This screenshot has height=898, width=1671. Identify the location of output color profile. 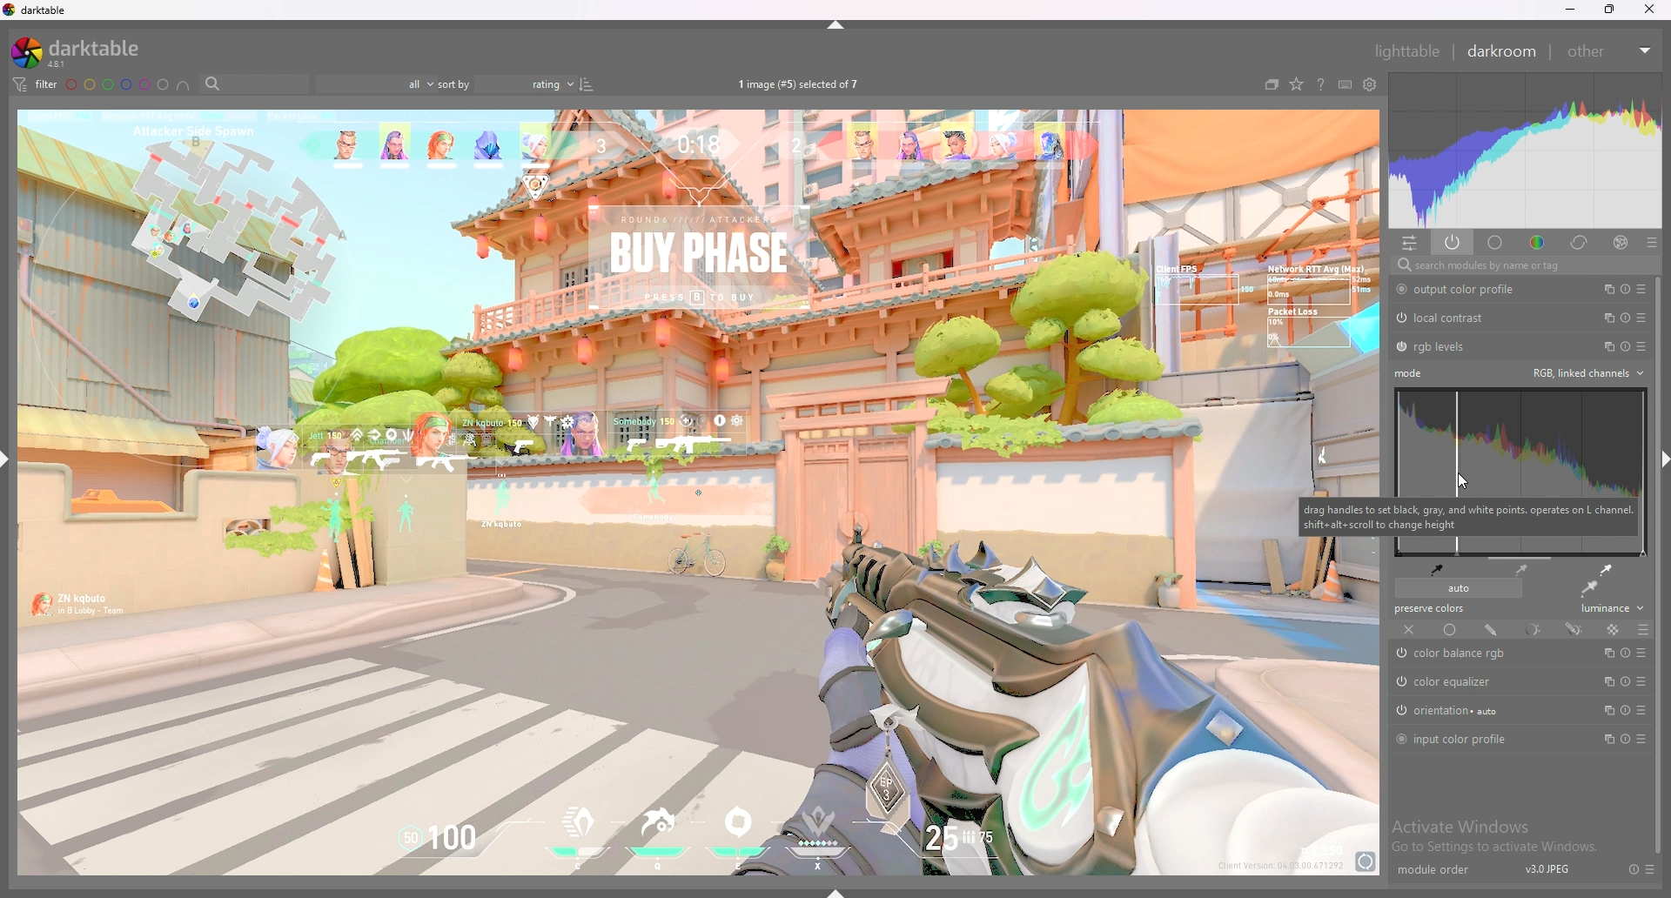
(1470, 289).